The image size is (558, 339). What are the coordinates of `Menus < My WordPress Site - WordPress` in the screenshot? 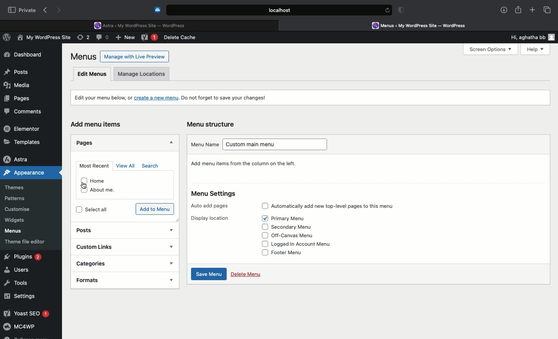 It's located at (425, 25).